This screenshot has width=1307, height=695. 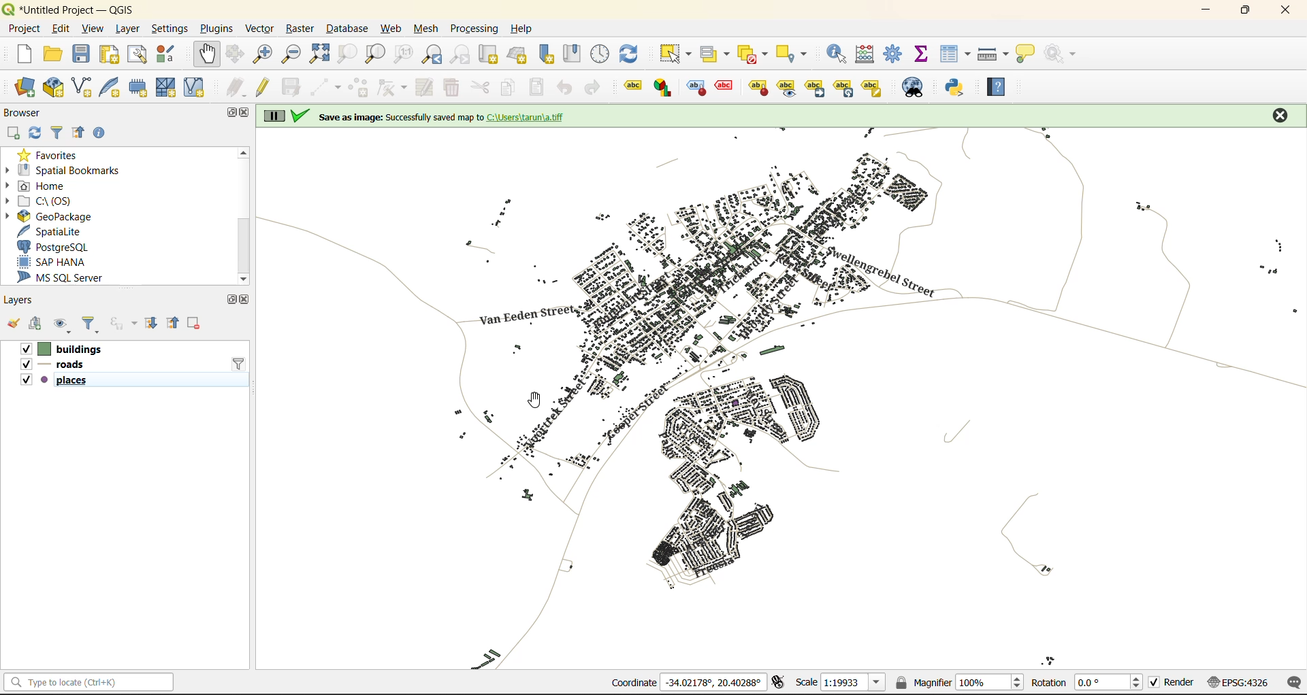 I want to click on zoom native, so click(x=404, y=54).